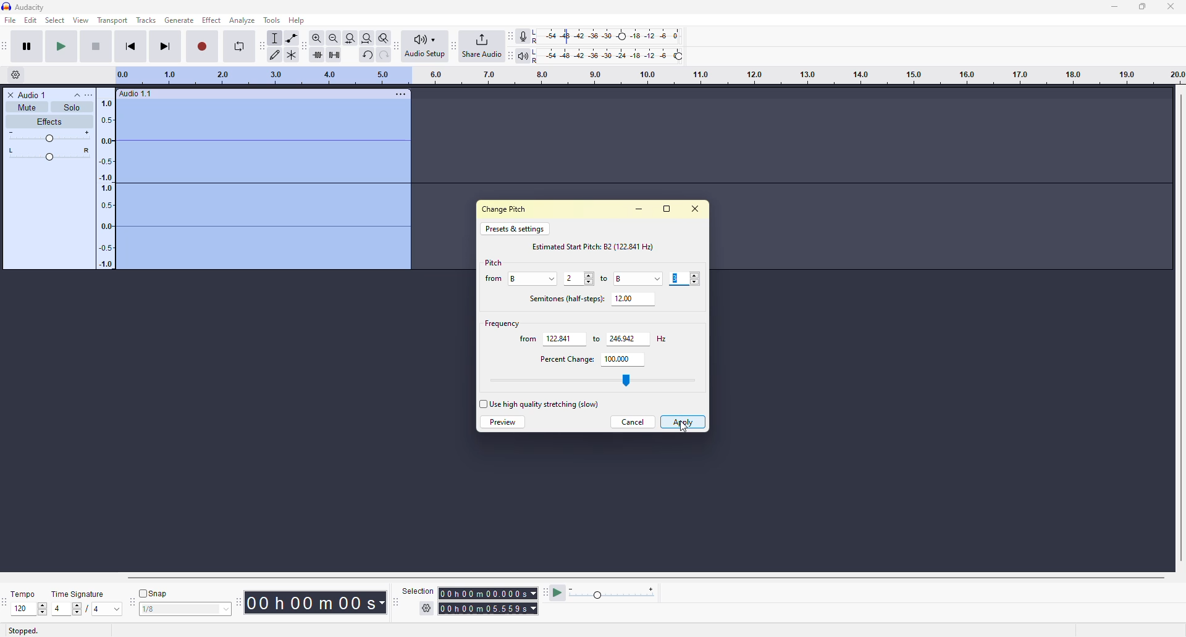  I want to click on record, so click(203, 46).